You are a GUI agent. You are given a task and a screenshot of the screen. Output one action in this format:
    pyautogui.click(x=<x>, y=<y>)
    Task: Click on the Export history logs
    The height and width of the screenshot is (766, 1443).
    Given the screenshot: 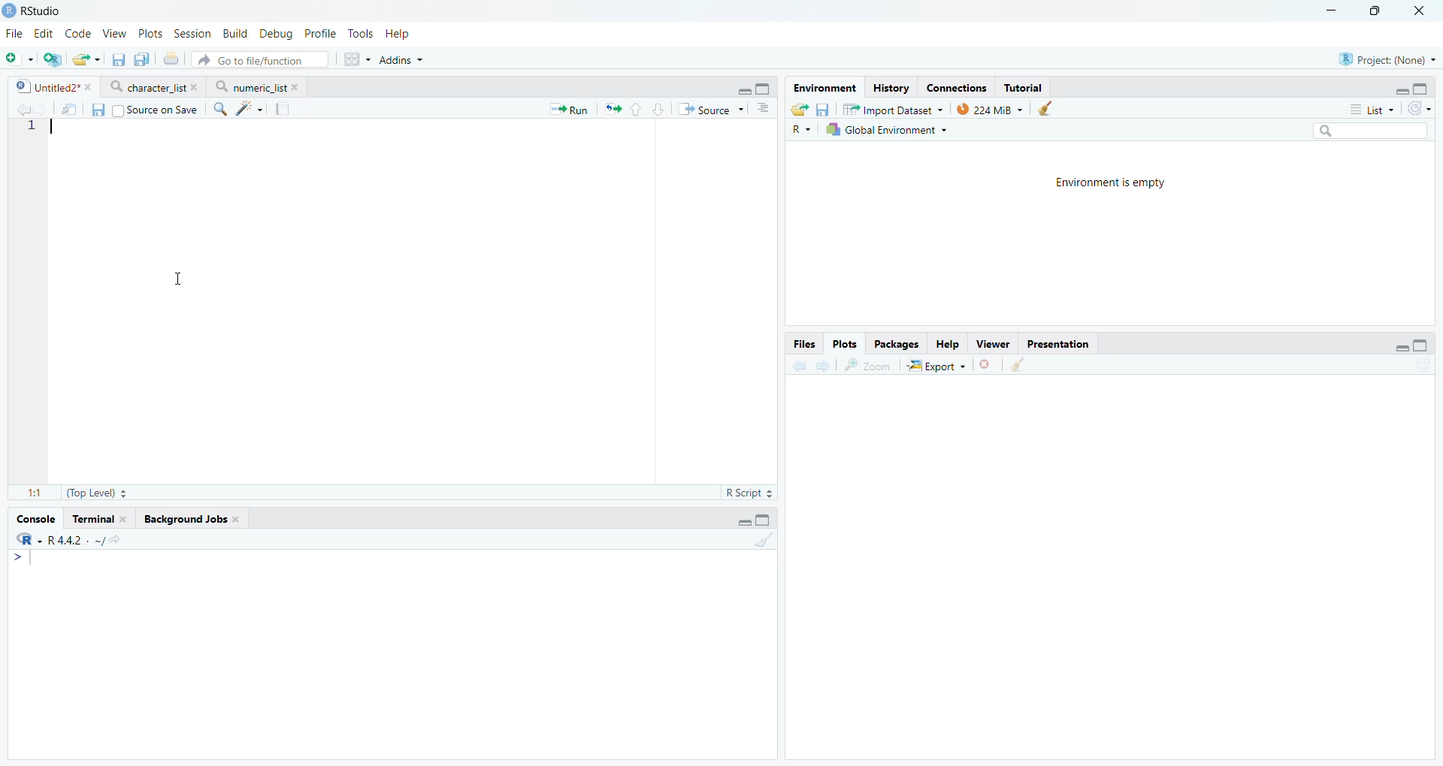 What is the action you would take?
    pyautogui.click(x=797, y=108)
    